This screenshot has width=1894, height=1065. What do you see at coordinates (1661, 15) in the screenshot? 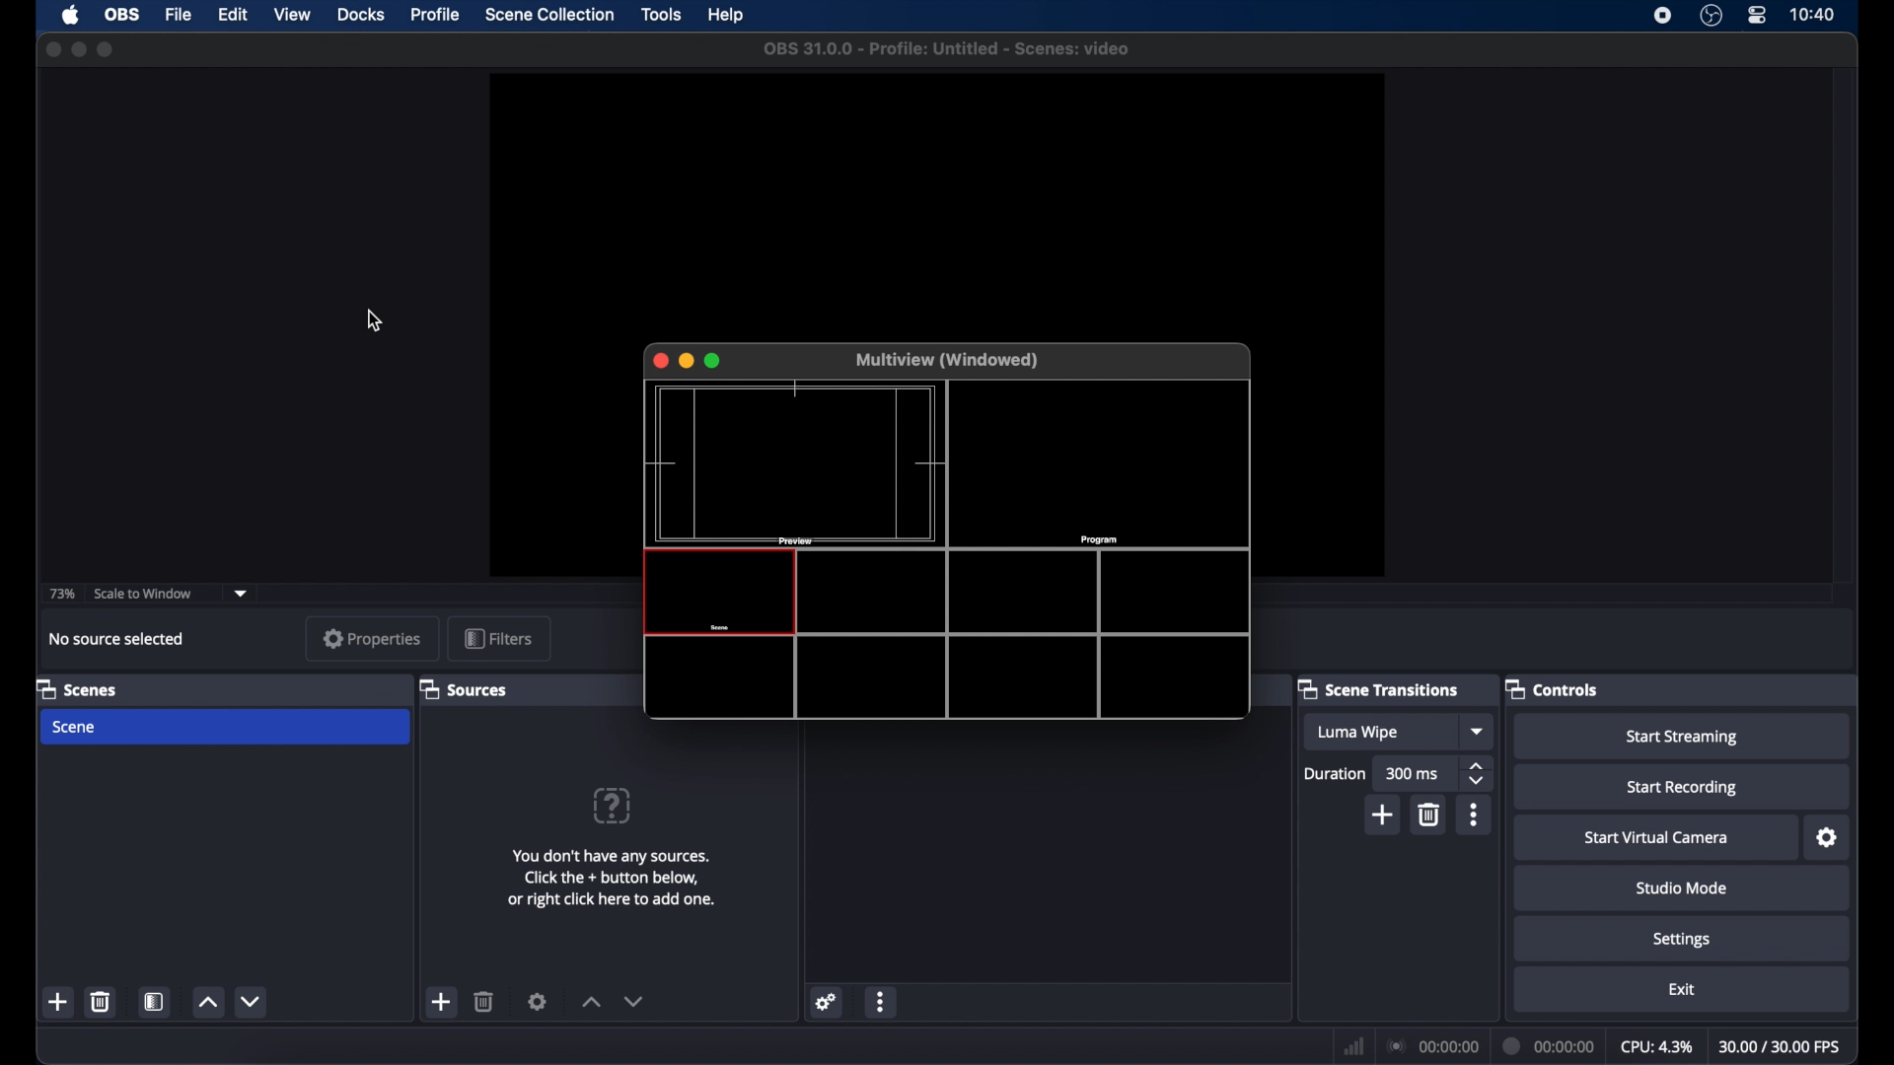
I see `screen recorder icon` at bounding box center [1661, 15].